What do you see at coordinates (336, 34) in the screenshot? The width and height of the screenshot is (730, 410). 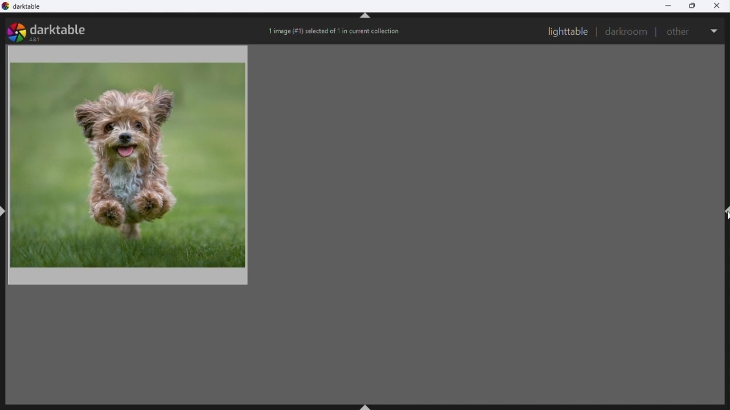 I see `Image selection status` at bounding box center [336, 34].